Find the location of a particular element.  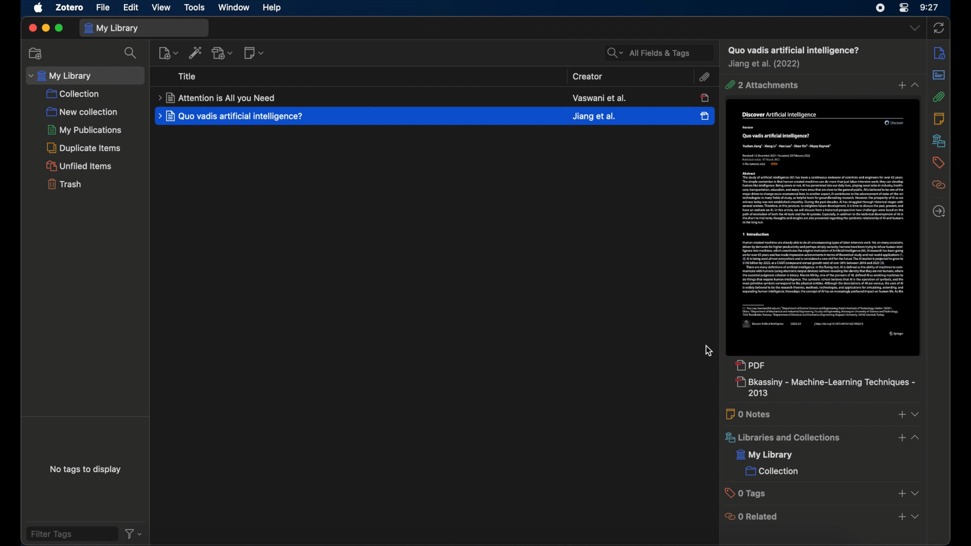

creator is located at coordinates (599, 99).